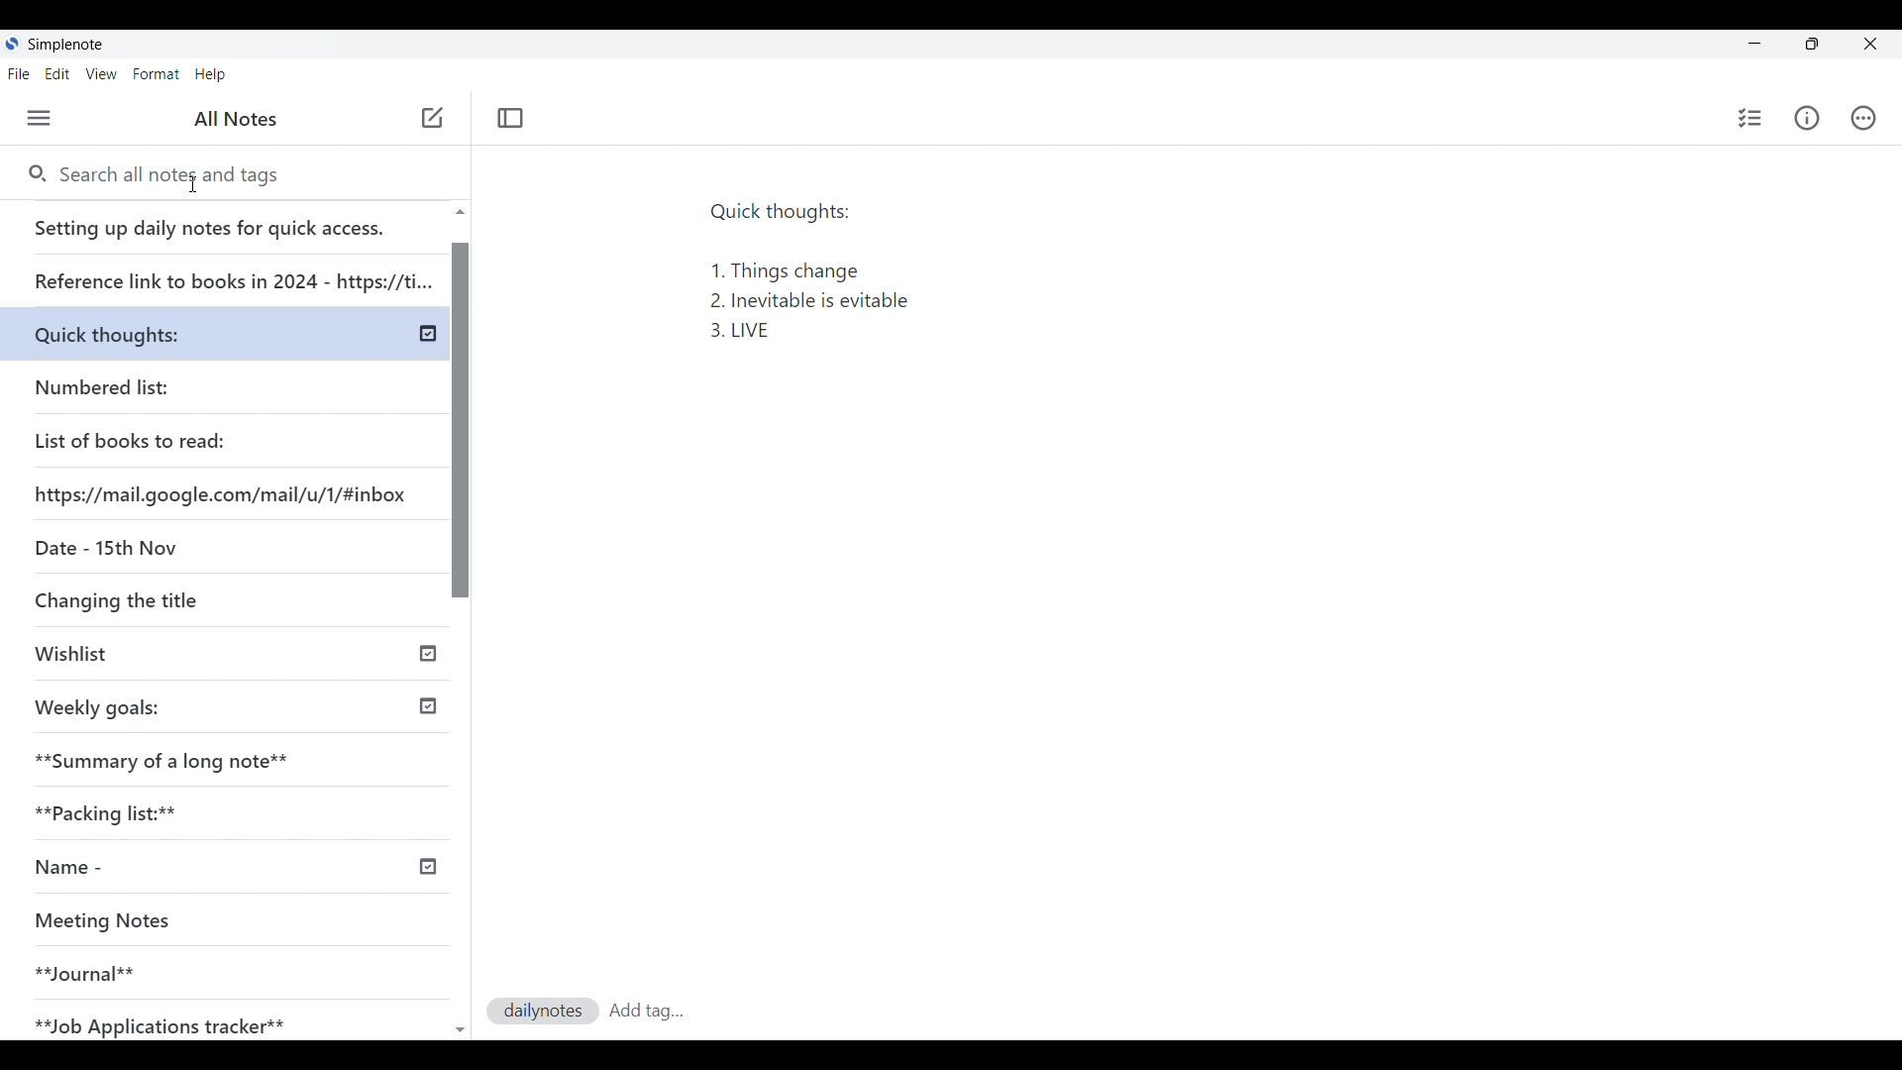  I want to click on Insert checklist, so click(1749, 118).